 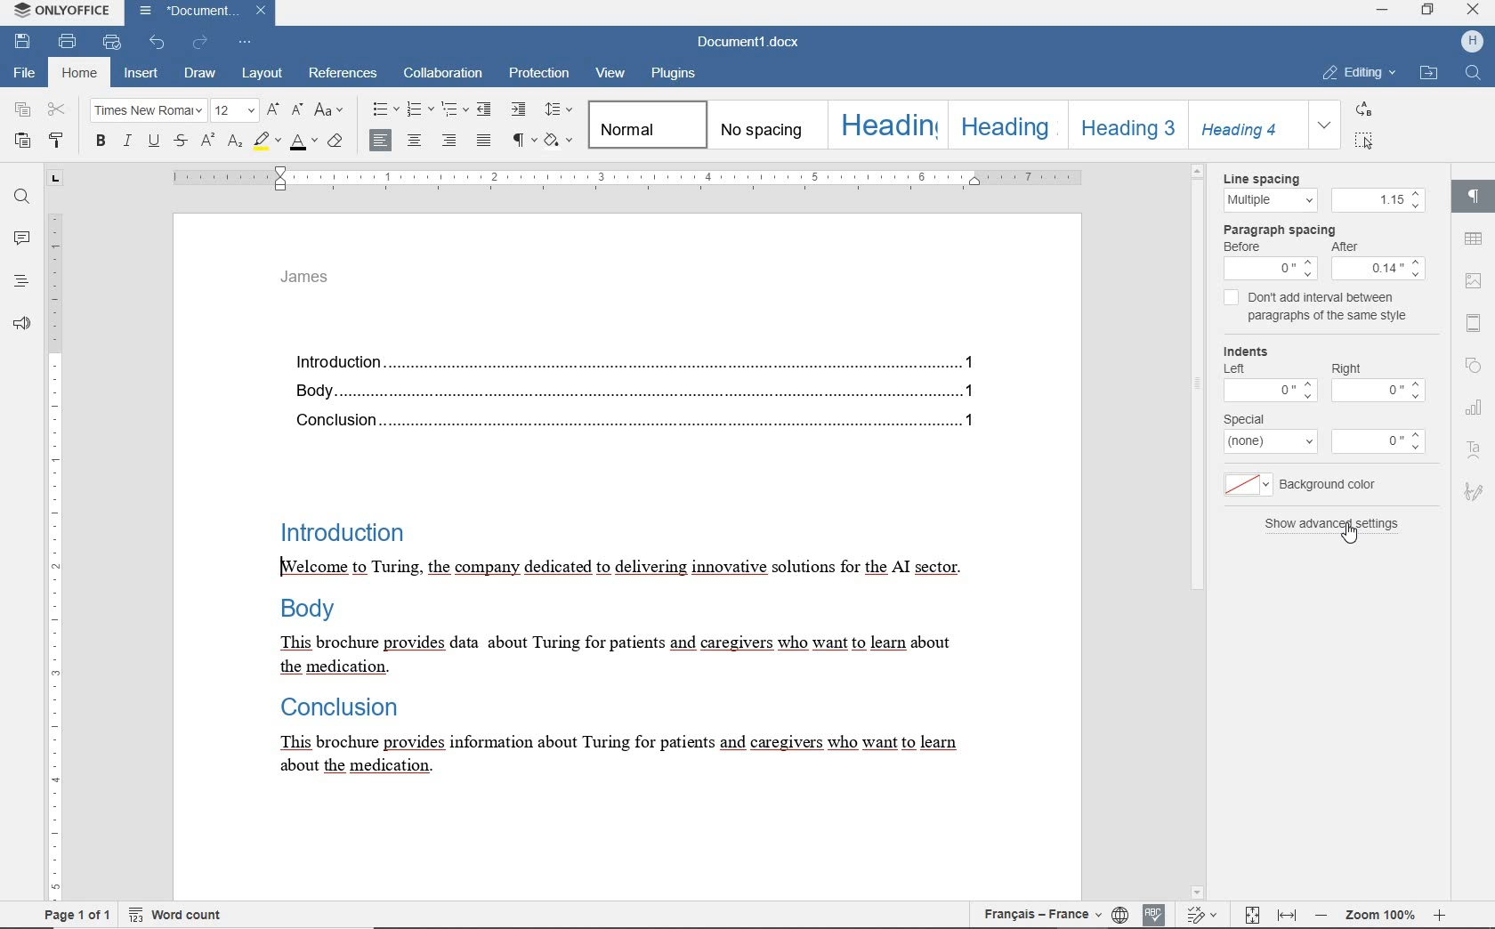 What do you see at coordinates (69, 42) in the screenshot?
I see `print` at bounding box center [69, 42].